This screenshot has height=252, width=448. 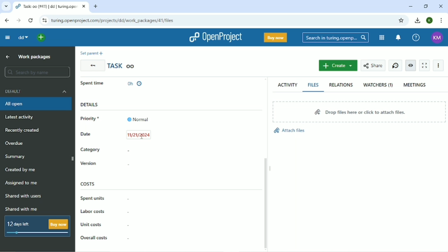 I want to click on Create, so click(x=338, y=66).